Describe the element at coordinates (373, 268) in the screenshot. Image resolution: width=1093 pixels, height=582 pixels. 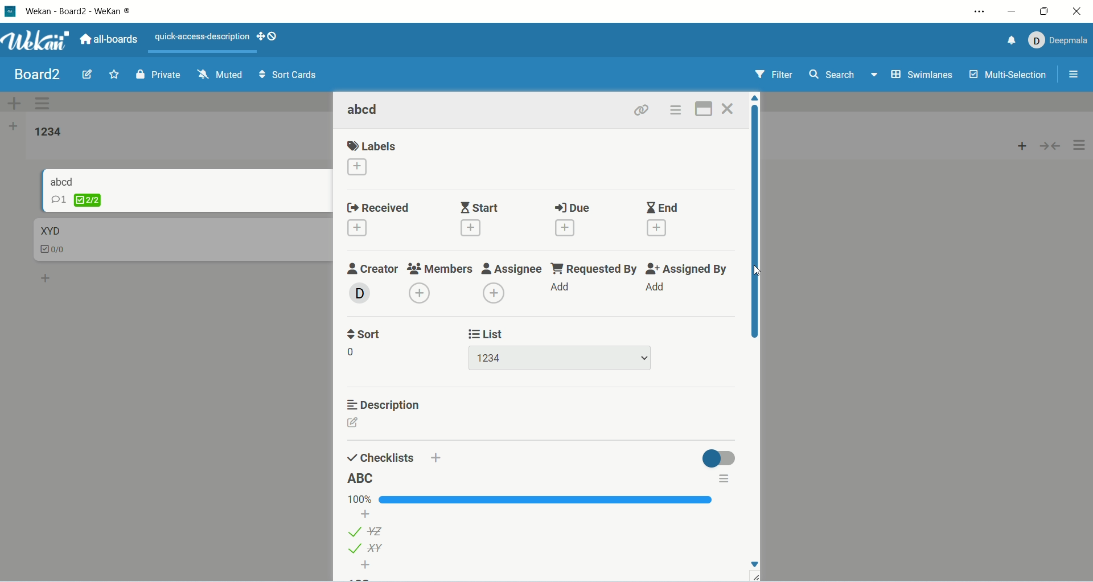
I see `creator` at that location.